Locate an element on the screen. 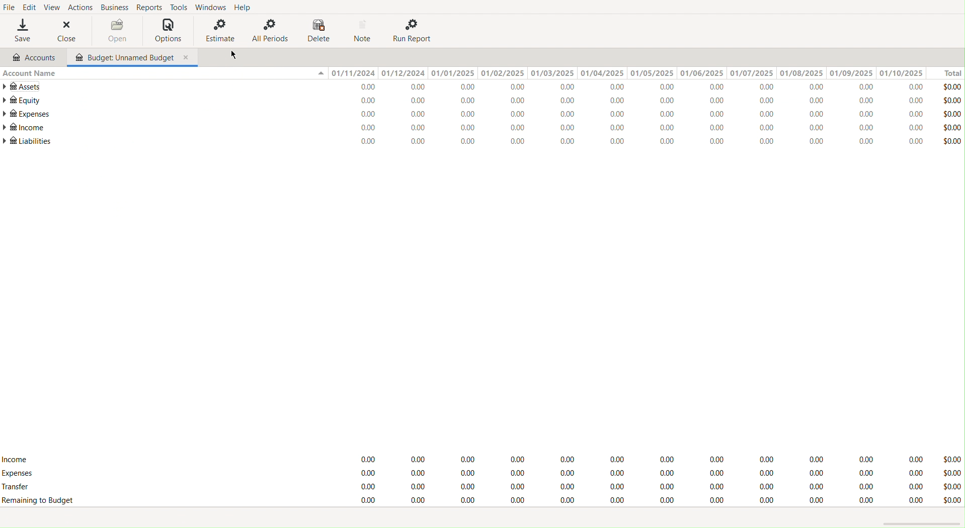  Save is located at coordinates (20, 30).